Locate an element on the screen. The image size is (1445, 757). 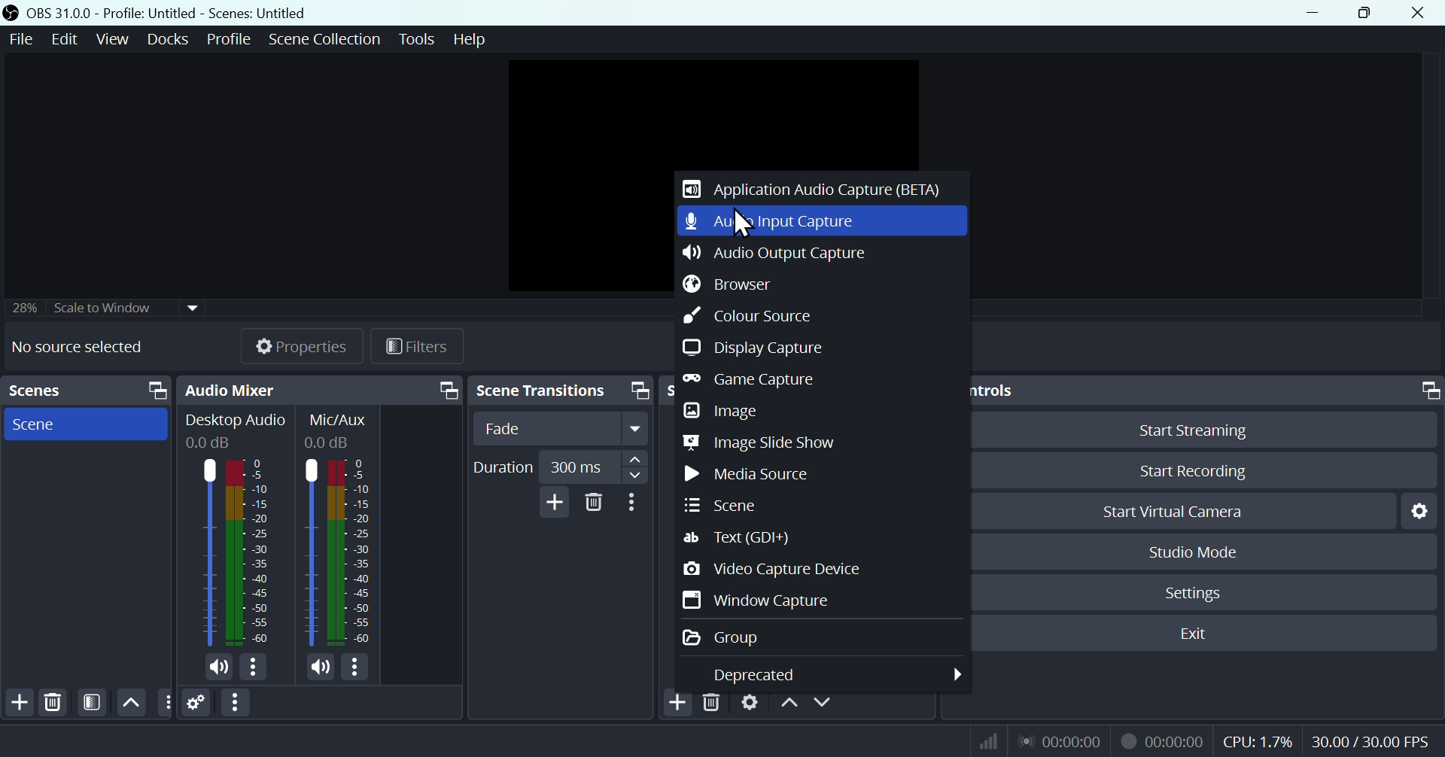
0.0dB is located at coordinates (330, 442).